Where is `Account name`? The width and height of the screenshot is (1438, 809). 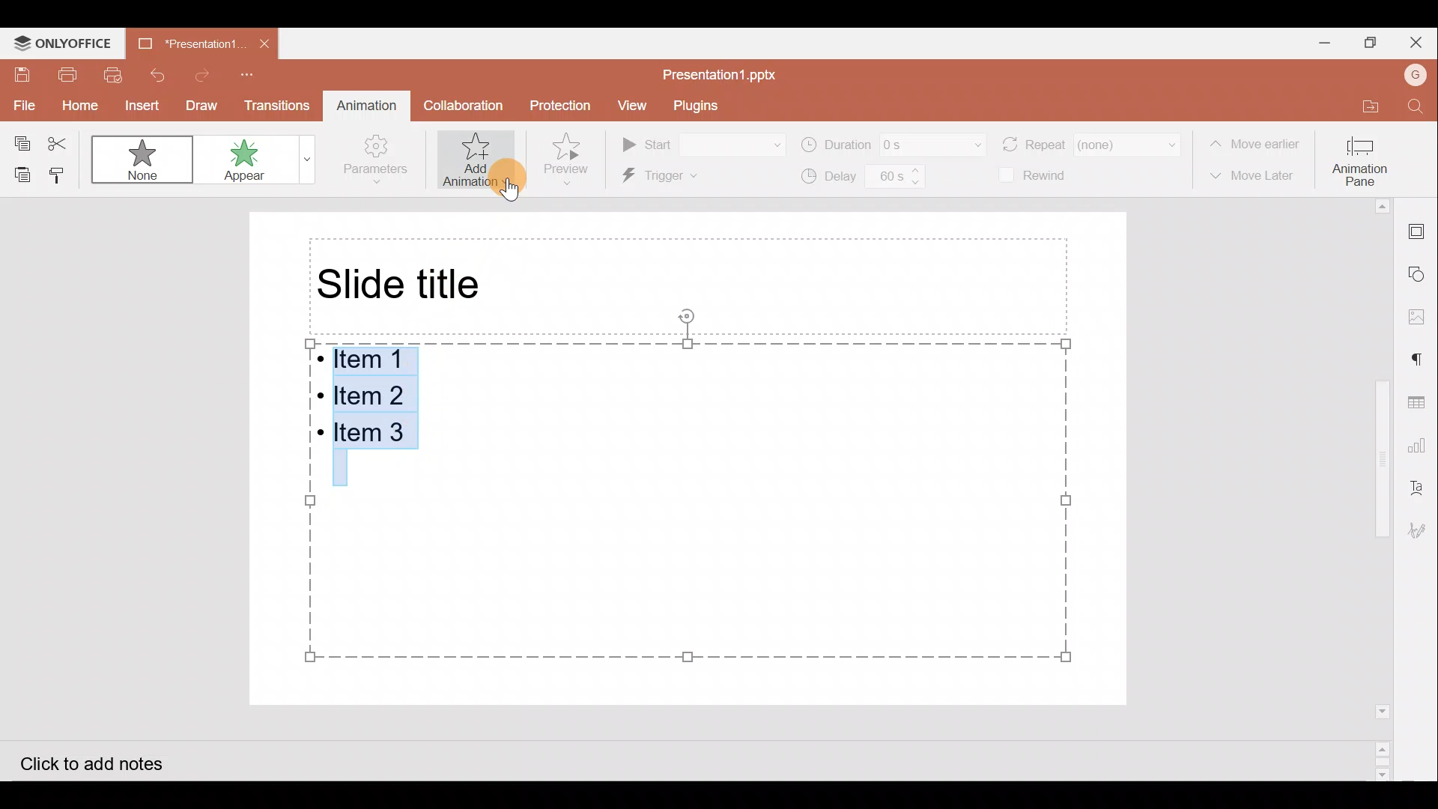 Account name is located at coordinates (1416, 75).